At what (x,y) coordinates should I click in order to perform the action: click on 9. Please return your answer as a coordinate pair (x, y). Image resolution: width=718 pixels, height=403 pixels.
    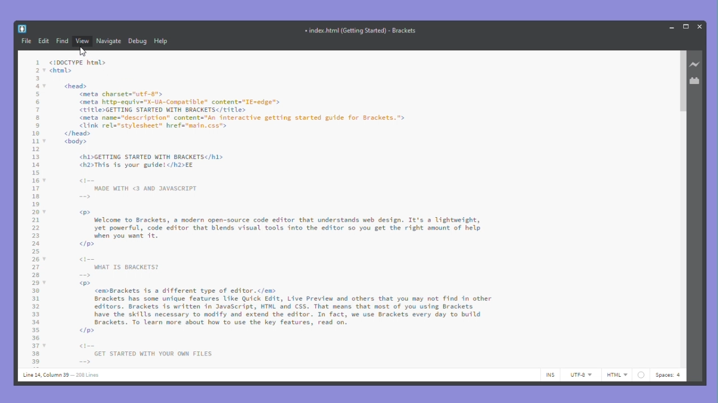
    Looking at the image, I should click on (38, 125).